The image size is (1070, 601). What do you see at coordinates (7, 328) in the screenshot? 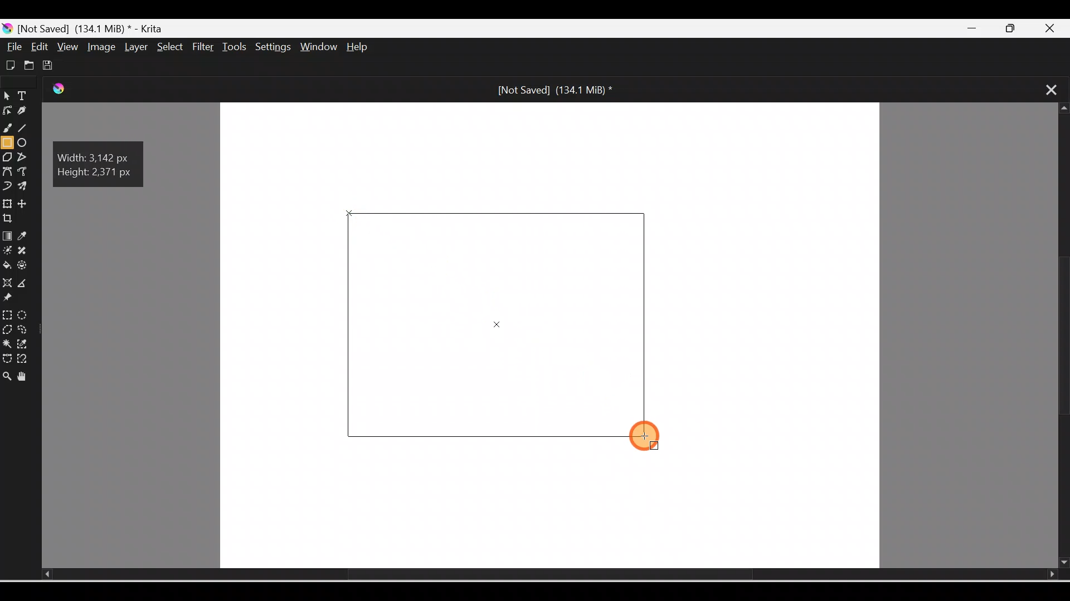
I see `Polygonal selection tool` at bounding box center [7, 328].